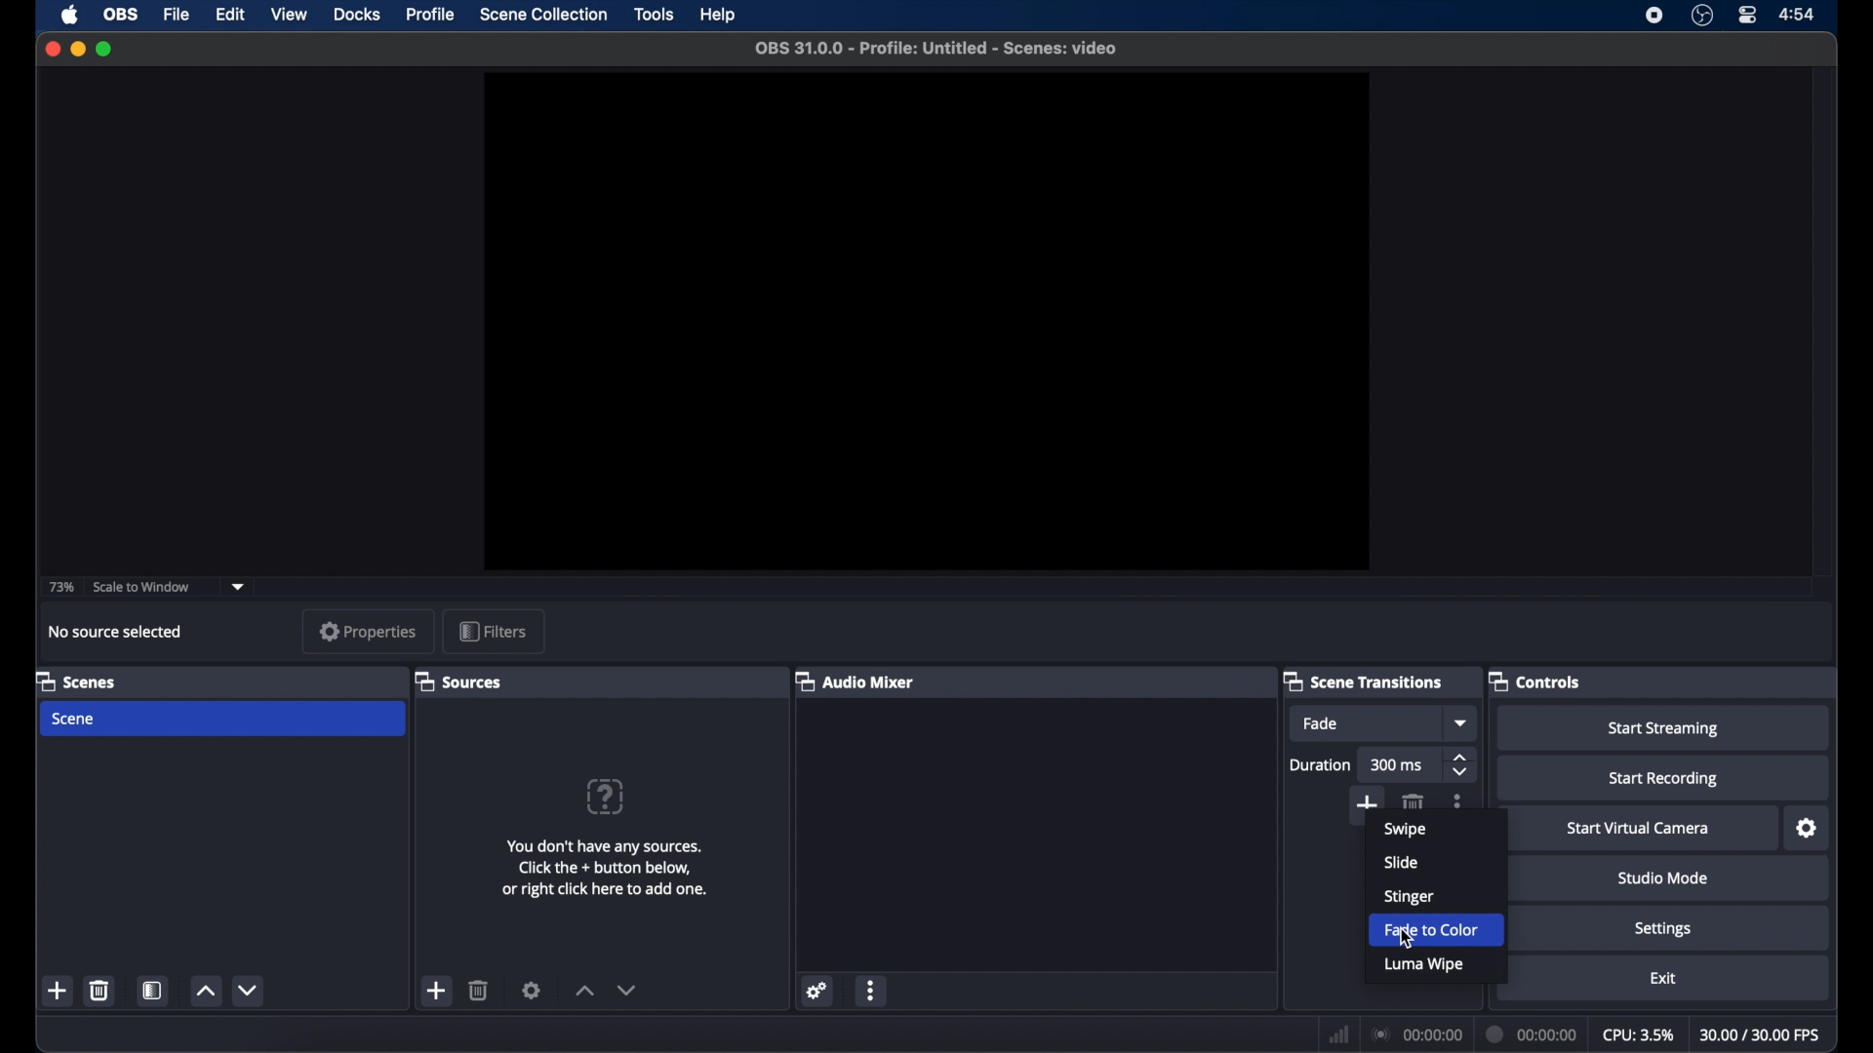 This screenshot has width=1873, height=1053. Describe the element at coordinates (1462, 722) in the screenshot. I see `dropdown` at that location.